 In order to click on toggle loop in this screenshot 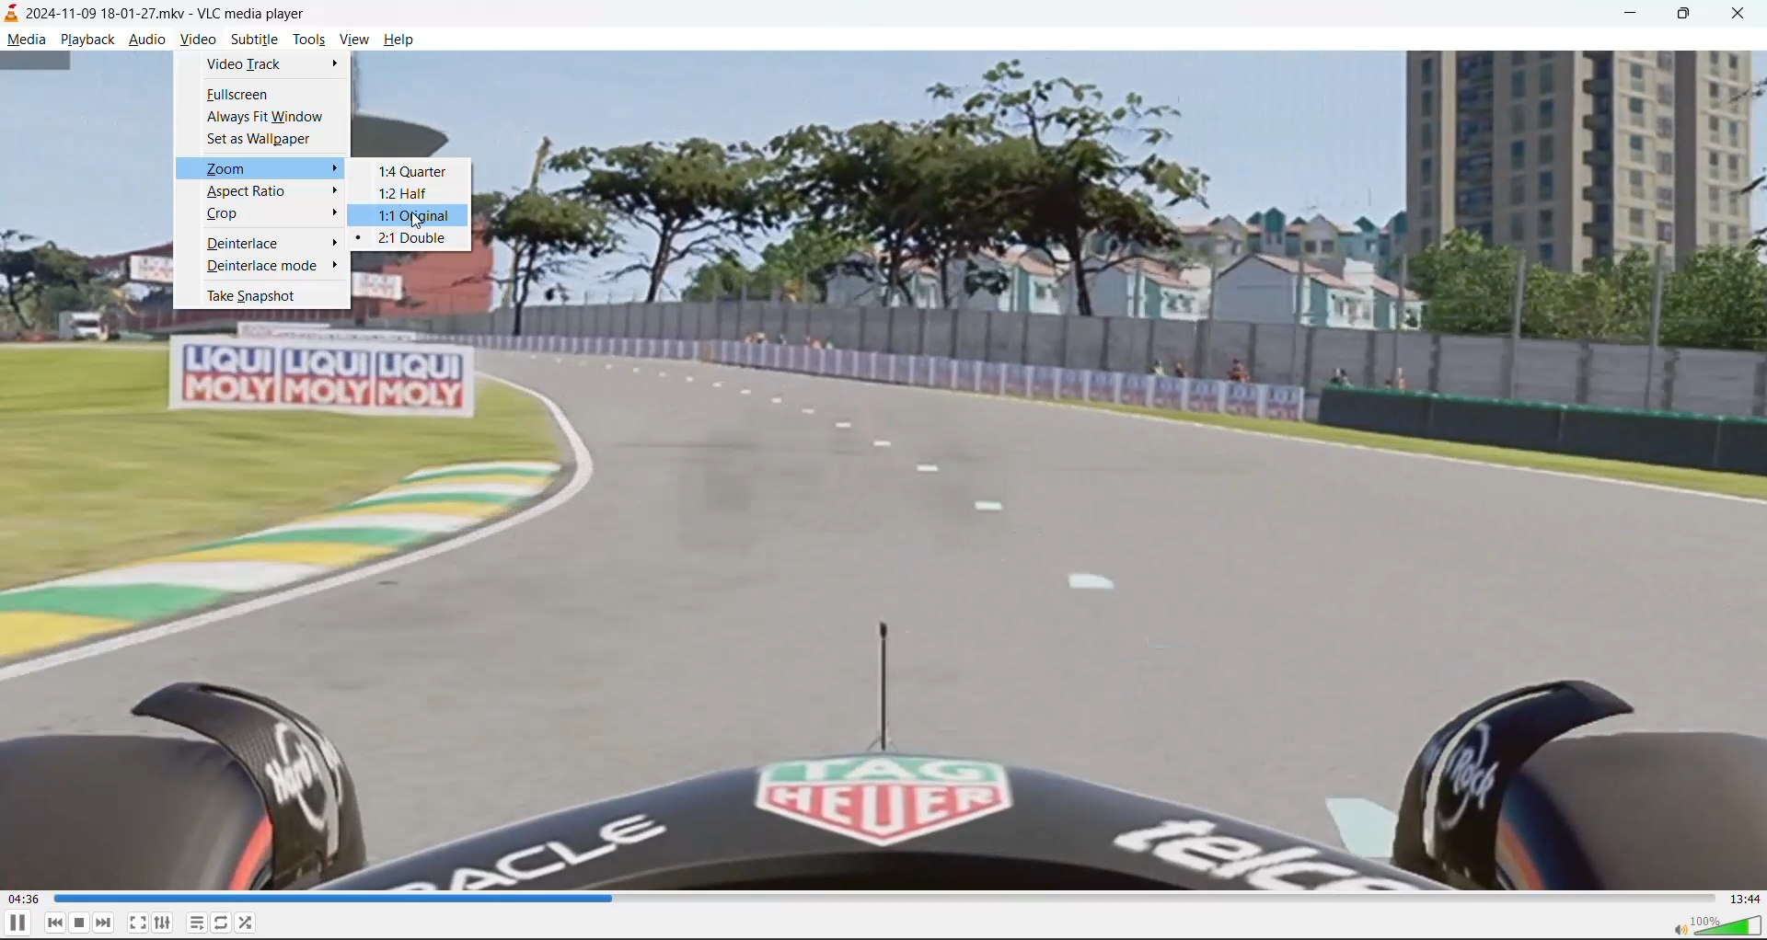, I will do `click(221, 921)`.